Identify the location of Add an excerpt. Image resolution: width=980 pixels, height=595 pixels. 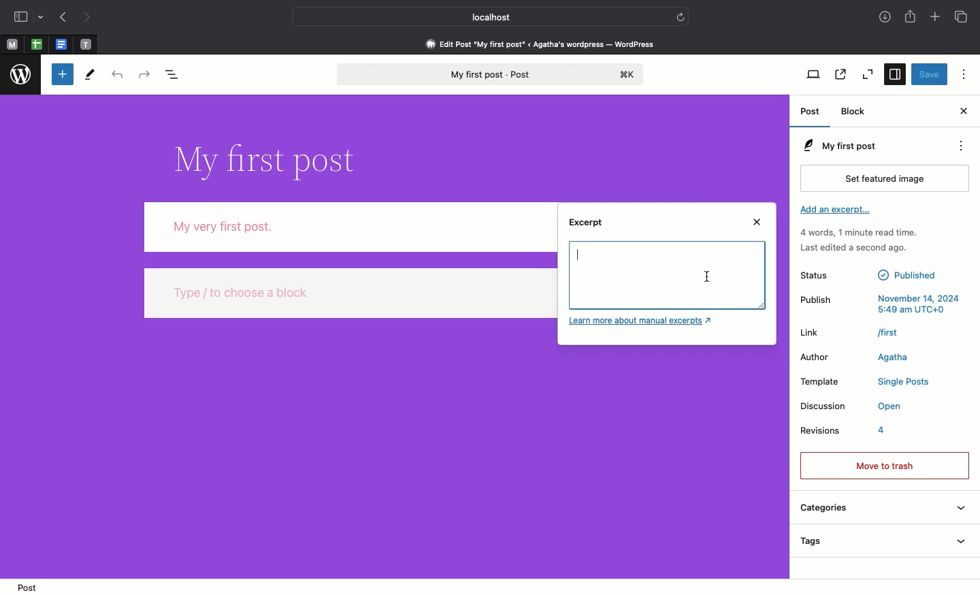
(836, 212).